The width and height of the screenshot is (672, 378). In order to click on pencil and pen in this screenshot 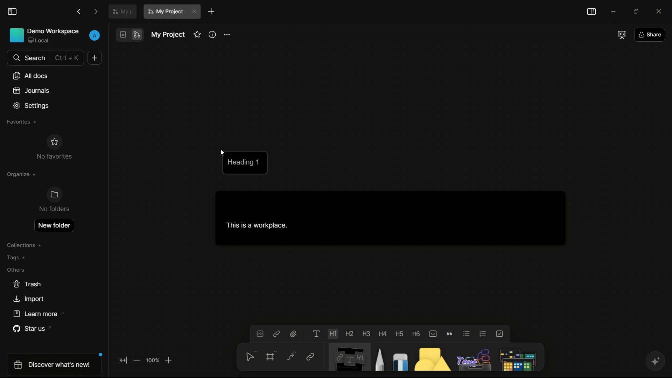, I will do `click(379, 358)`.